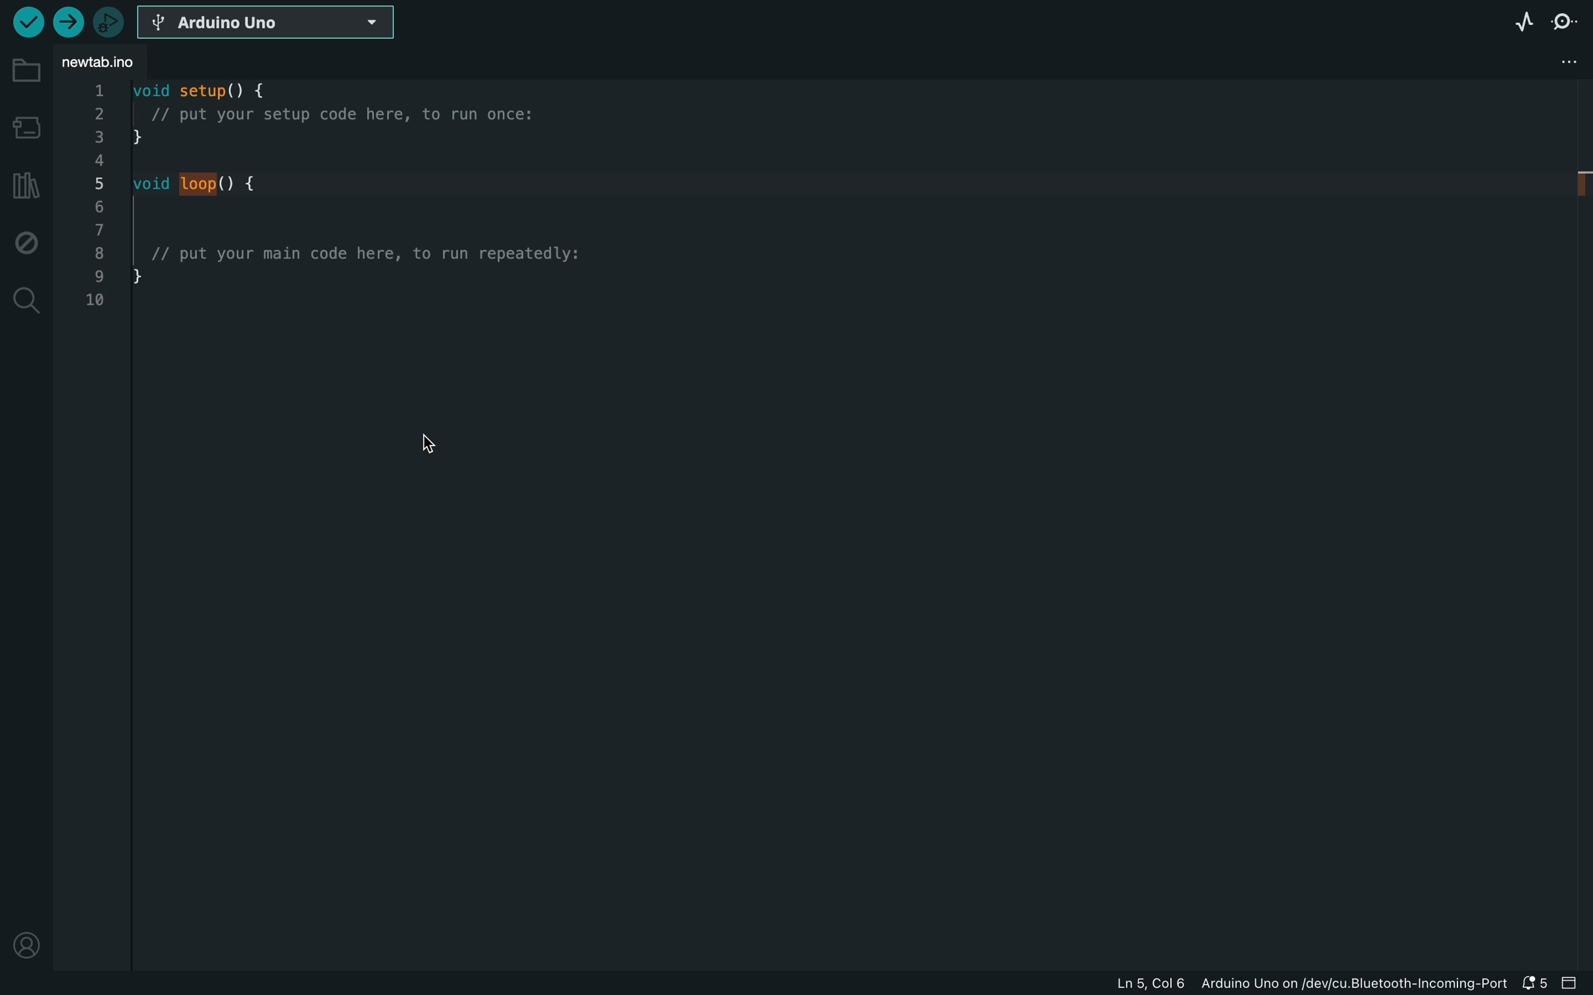 Image resolution: width=1593 pixels, height=995 pixels. What do you see at coordinates (70, 21) in the screenshot?
I see `upload` at bounding box center [70, 21].